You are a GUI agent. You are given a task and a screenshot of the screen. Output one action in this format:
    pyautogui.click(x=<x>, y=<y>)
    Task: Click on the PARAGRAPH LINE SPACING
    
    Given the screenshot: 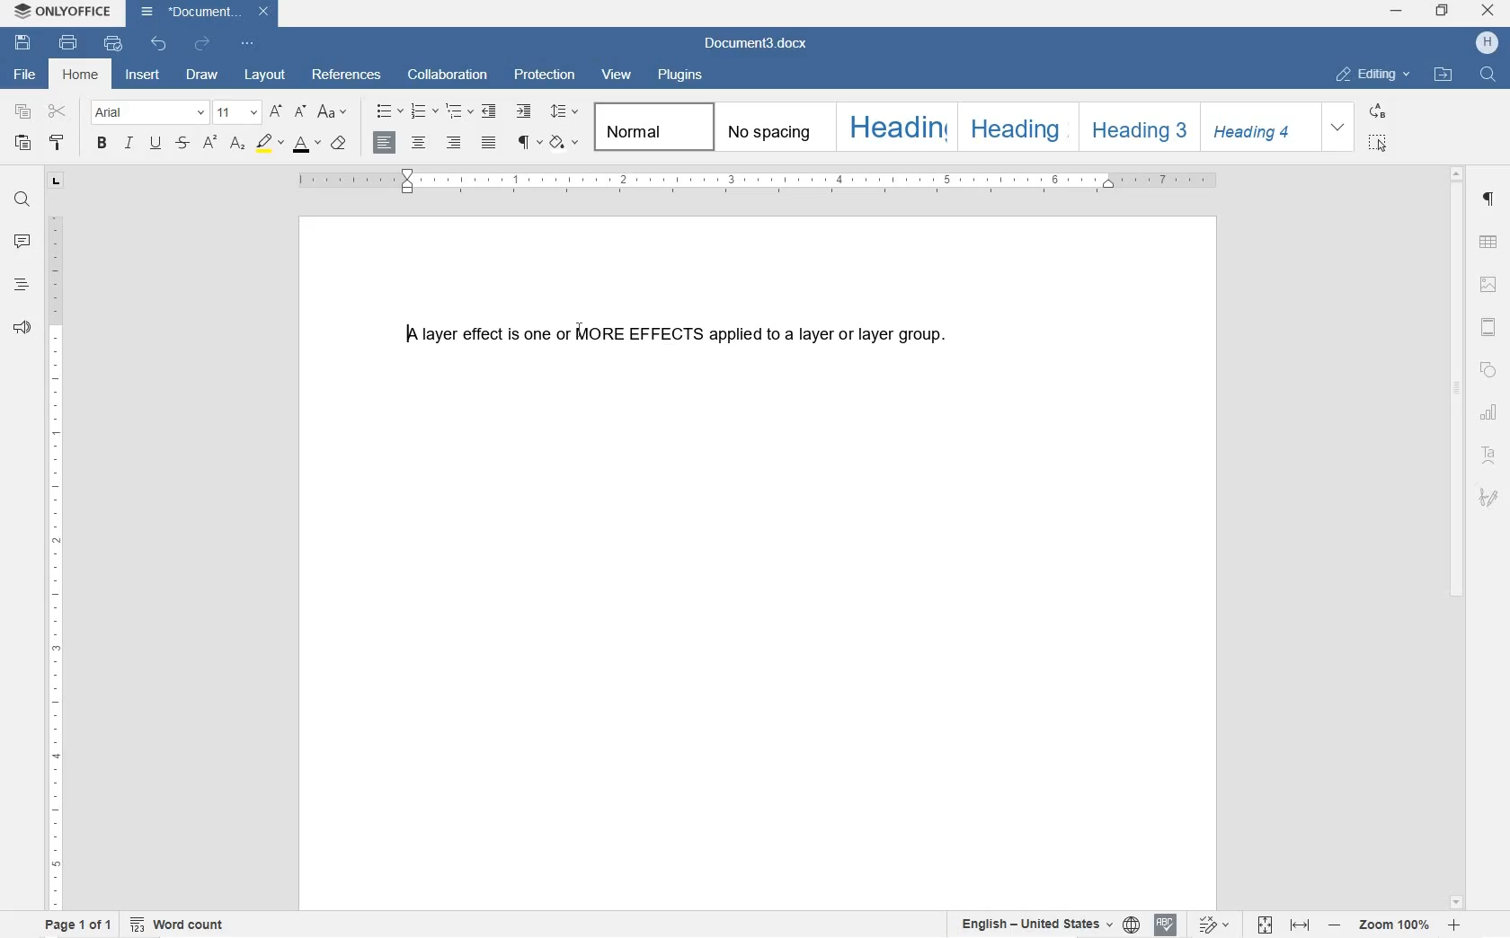 What is the action you would take?
    pyautogui.click(x=567, y=112)
    